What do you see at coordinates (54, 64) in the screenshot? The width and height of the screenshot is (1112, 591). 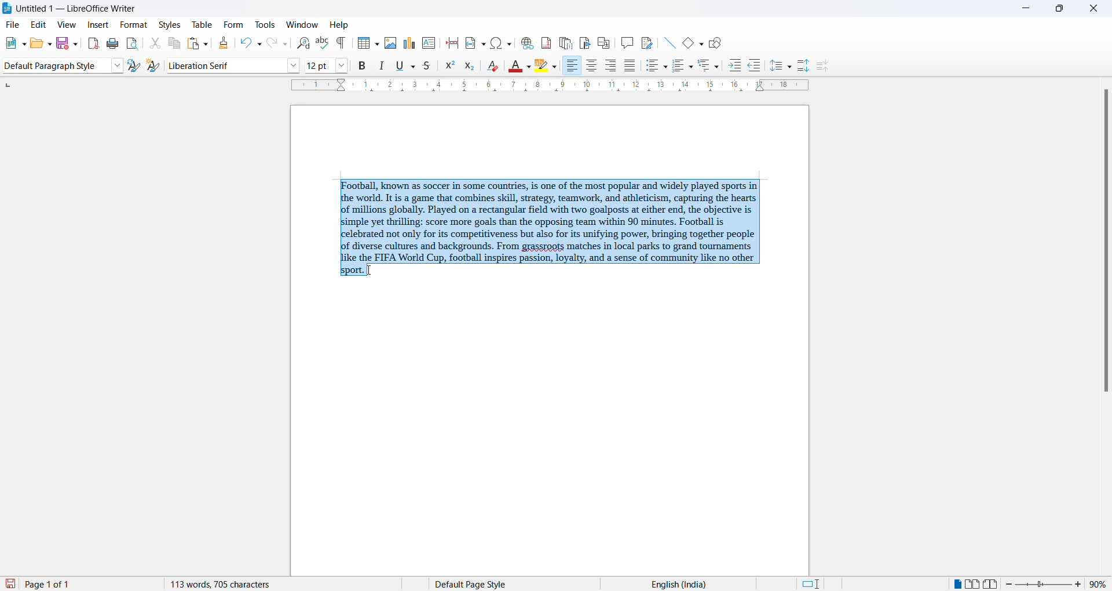 I see `paragraph style` at bounding box center [54, 64].